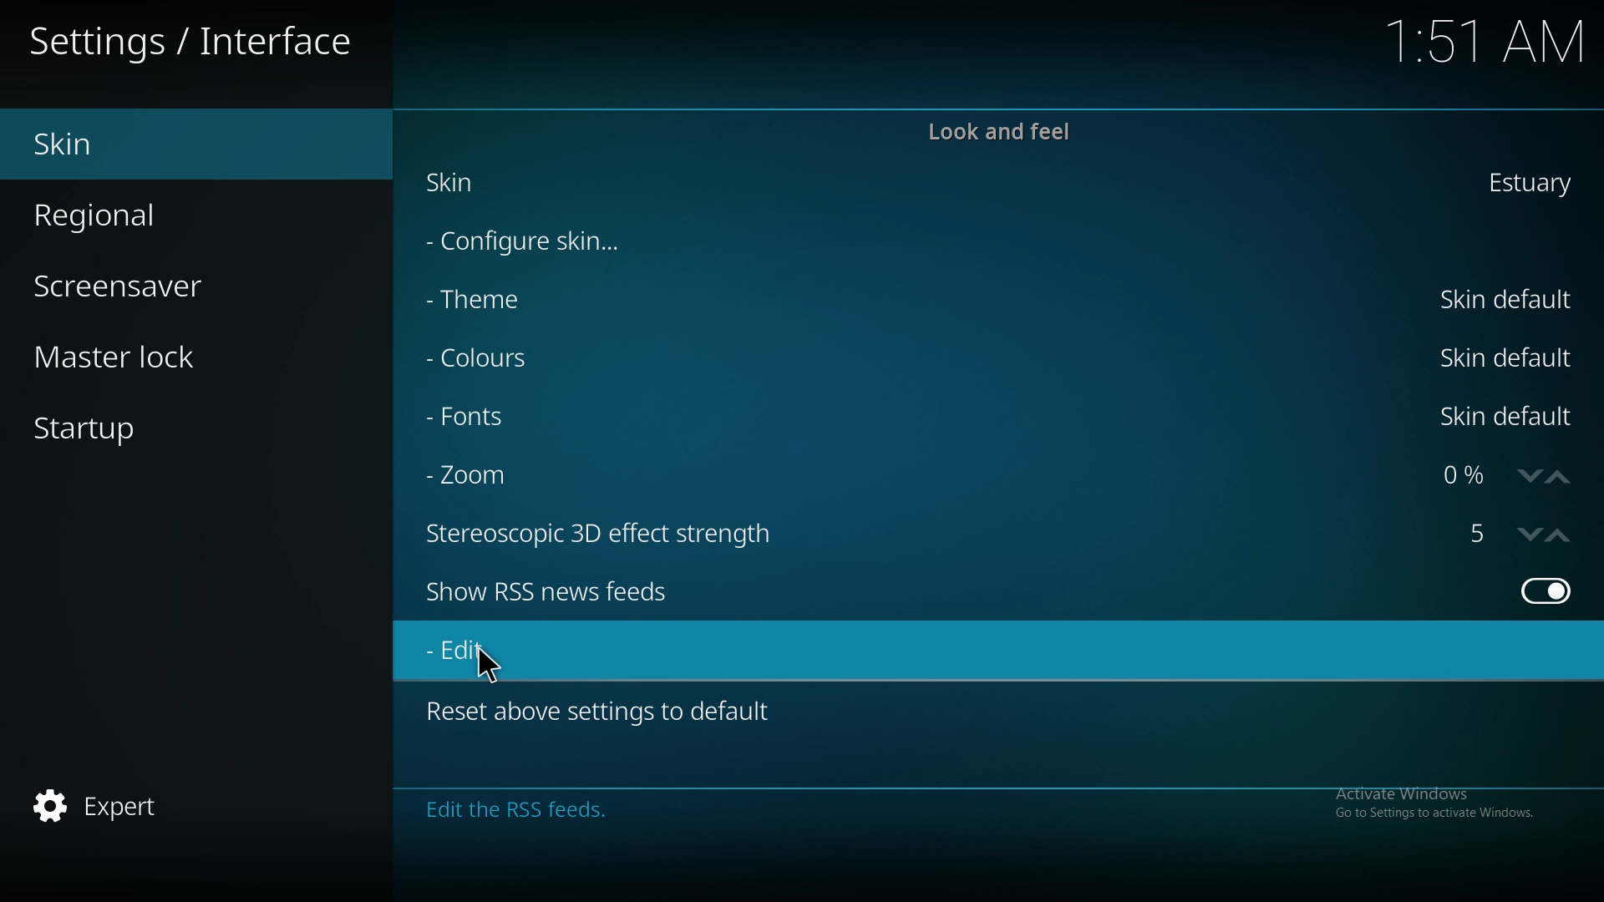 Image resolution: width=1604 pixels, height=902 pixels. What do you see at coordinates (114, 808) in the screenshot?
I see `expert` at bounding box center [114, 808].